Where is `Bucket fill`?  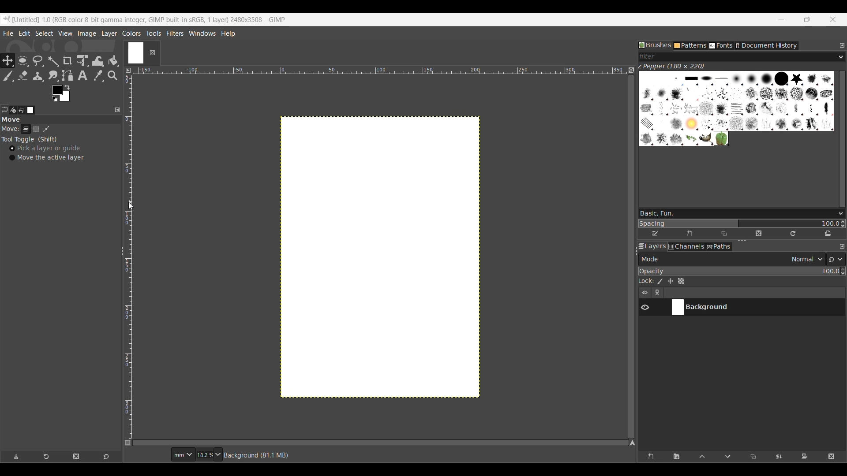
Bucket fill is located at coordinates (113, 61).